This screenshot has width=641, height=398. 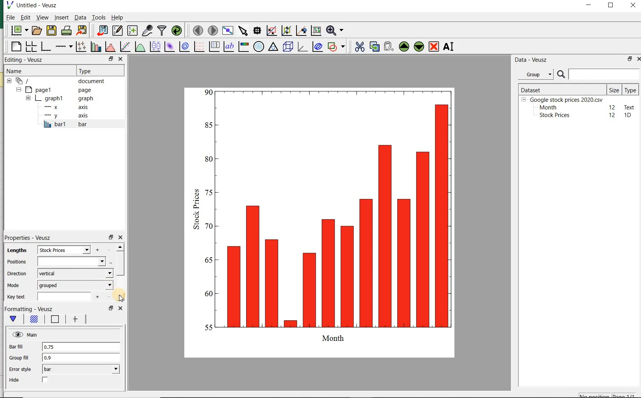 What do you see at coordinates (147, 31) in the screenshot?
I see `capture remote data` at bounding box center [147, 31].